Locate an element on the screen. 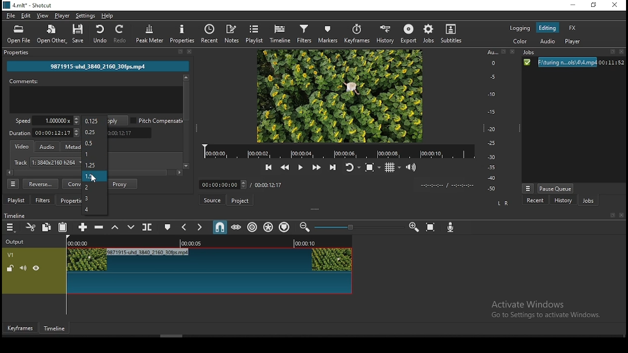  logging is located at coordinates (520, 28).